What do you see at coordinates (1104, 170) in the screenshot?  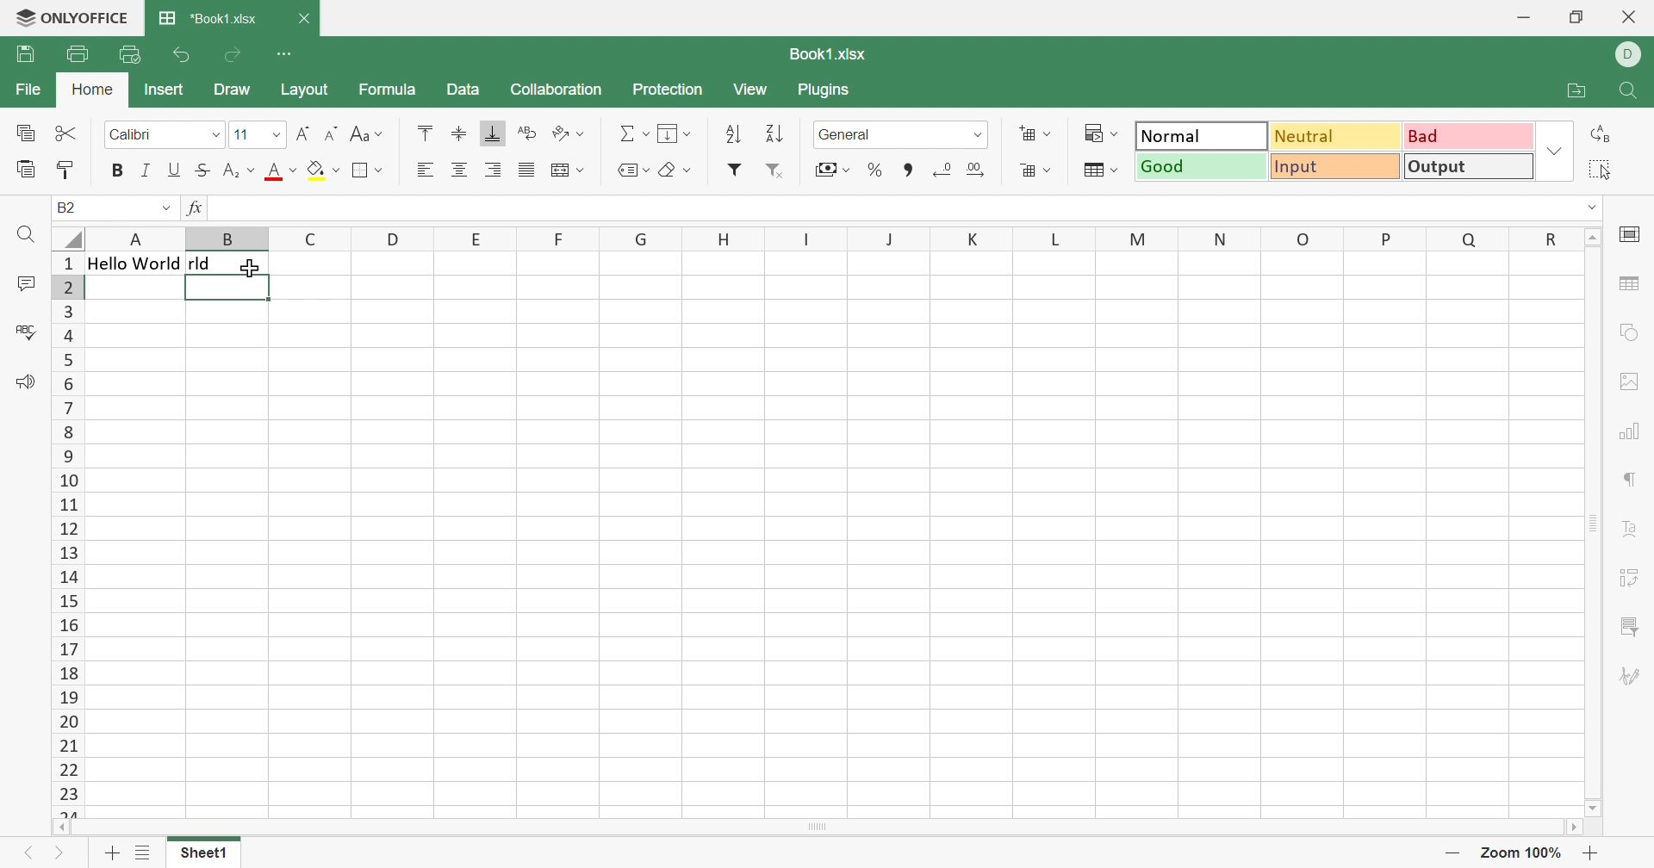 I see `Format as table template` at bounding box center [1104, 170].